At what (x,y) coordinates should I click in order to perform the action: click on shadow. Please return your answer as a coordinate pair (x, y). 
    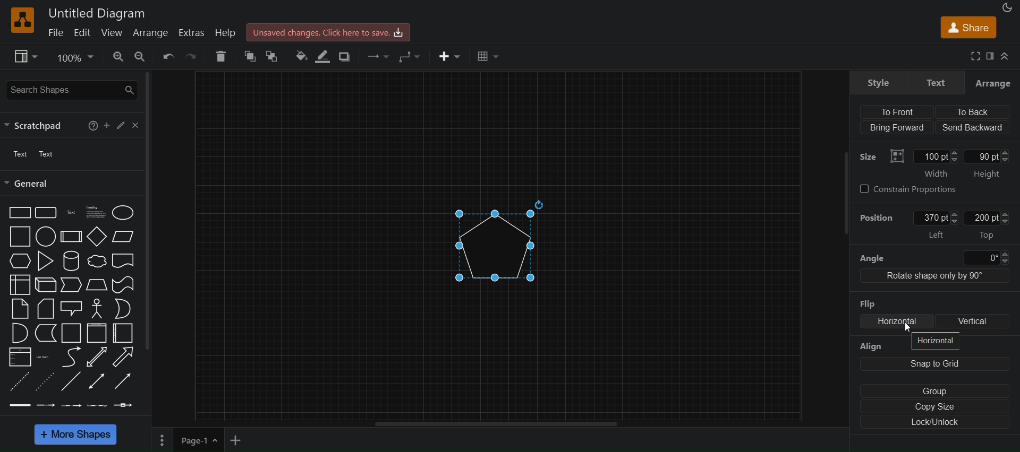
    Looking at the image, I should click on (345, 56).